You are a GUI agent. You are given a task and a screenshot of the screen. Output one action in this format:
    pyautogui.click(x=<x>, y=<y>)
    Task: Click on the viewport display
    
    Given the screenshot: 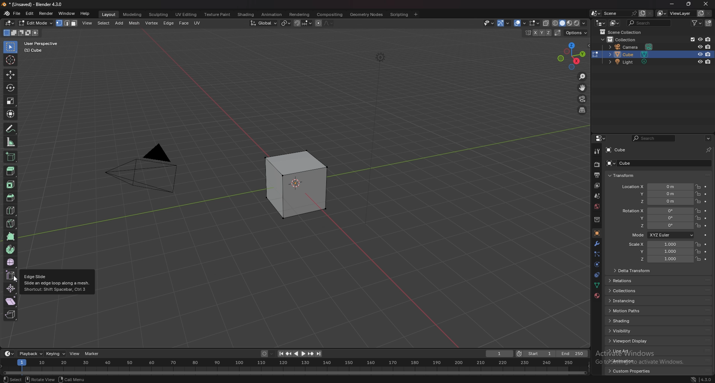 What is the action you would take?
    pyautogui.click(x=632, y=341)
    